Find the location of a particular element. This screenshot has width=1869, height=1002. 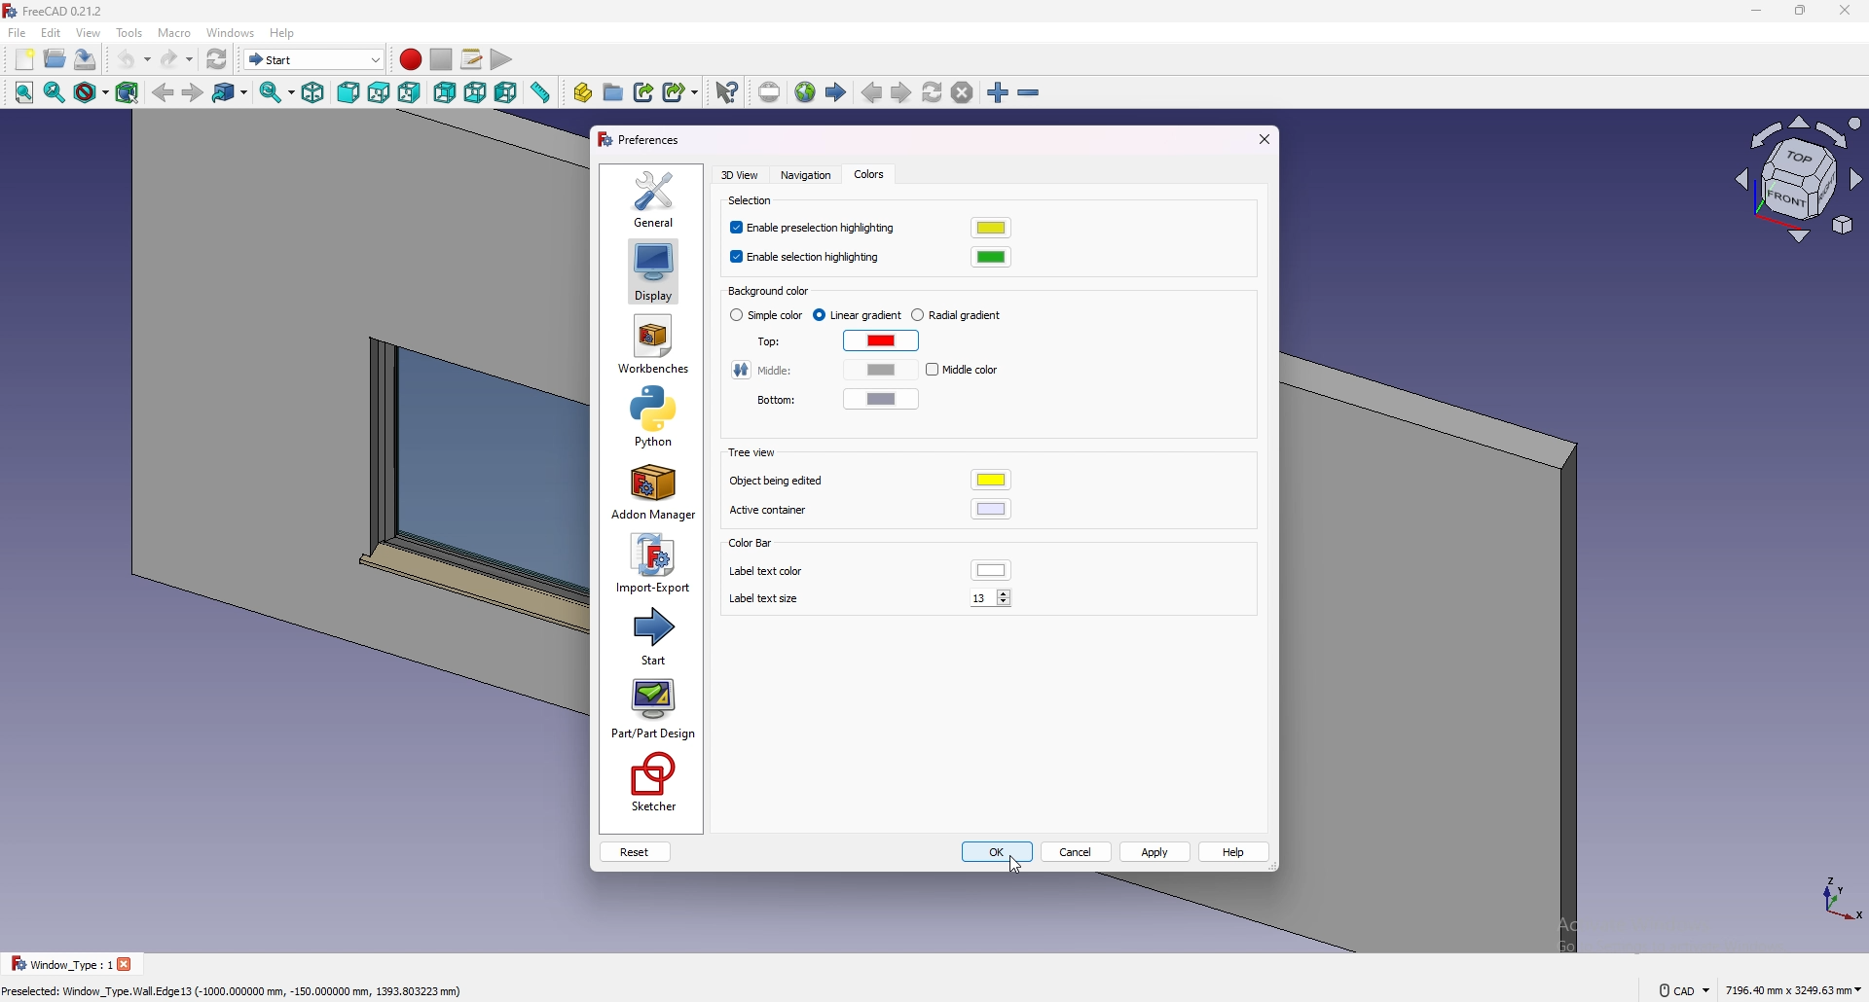

object being edited is located at coordinates (781, 481).